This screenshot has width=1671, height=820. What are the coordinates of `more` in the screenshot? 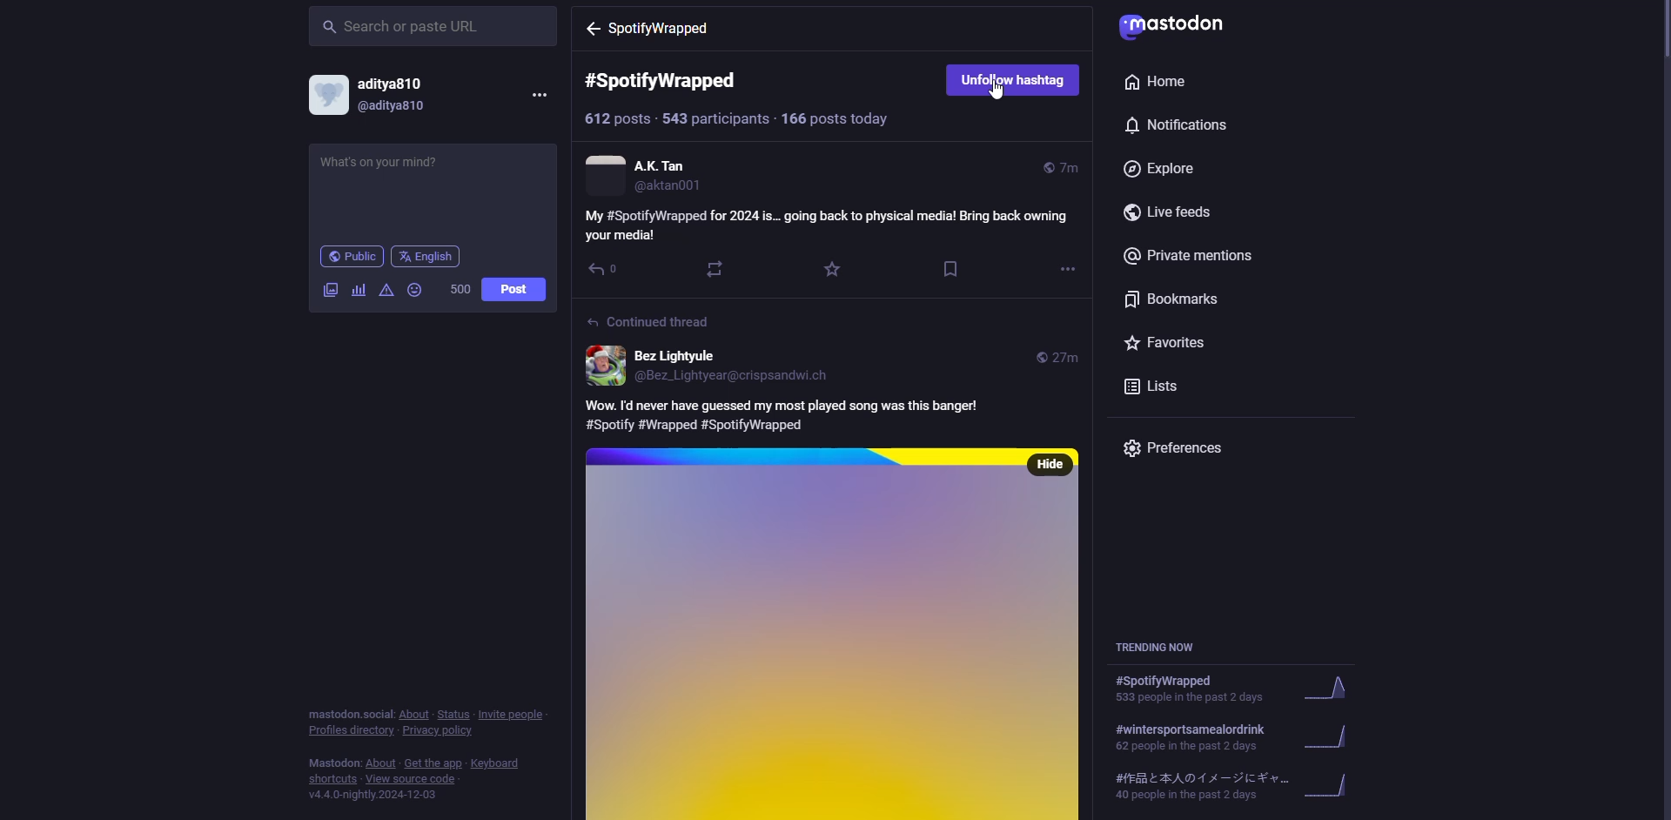 It's located at (1067, 269).